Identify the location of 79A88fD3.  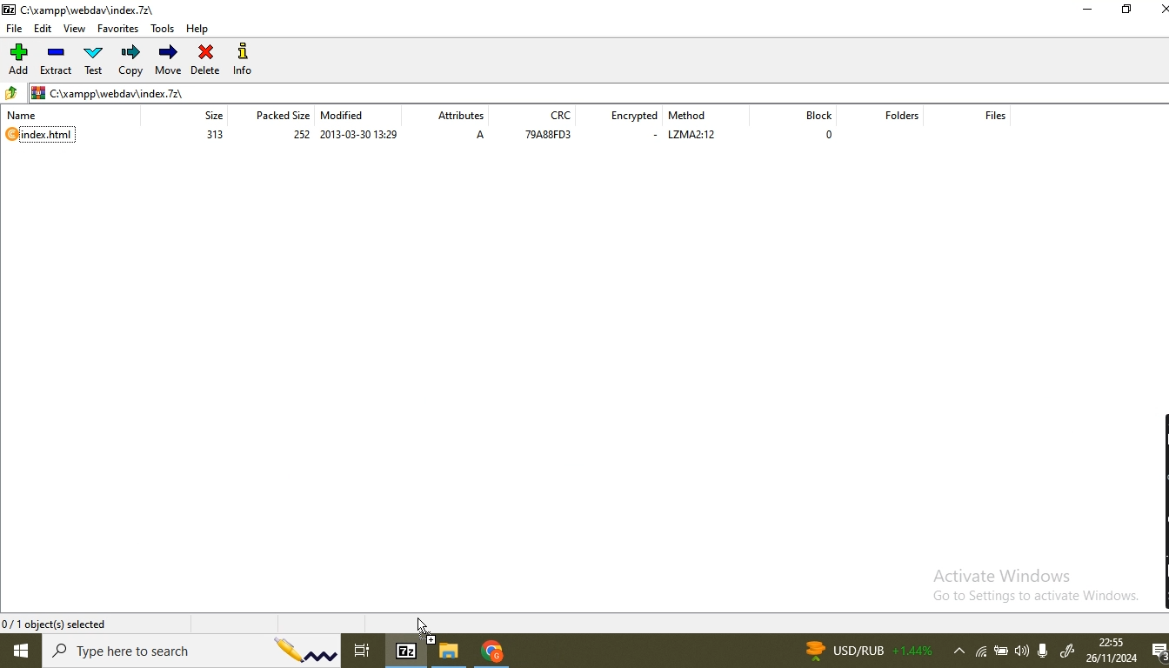
(551, 137).